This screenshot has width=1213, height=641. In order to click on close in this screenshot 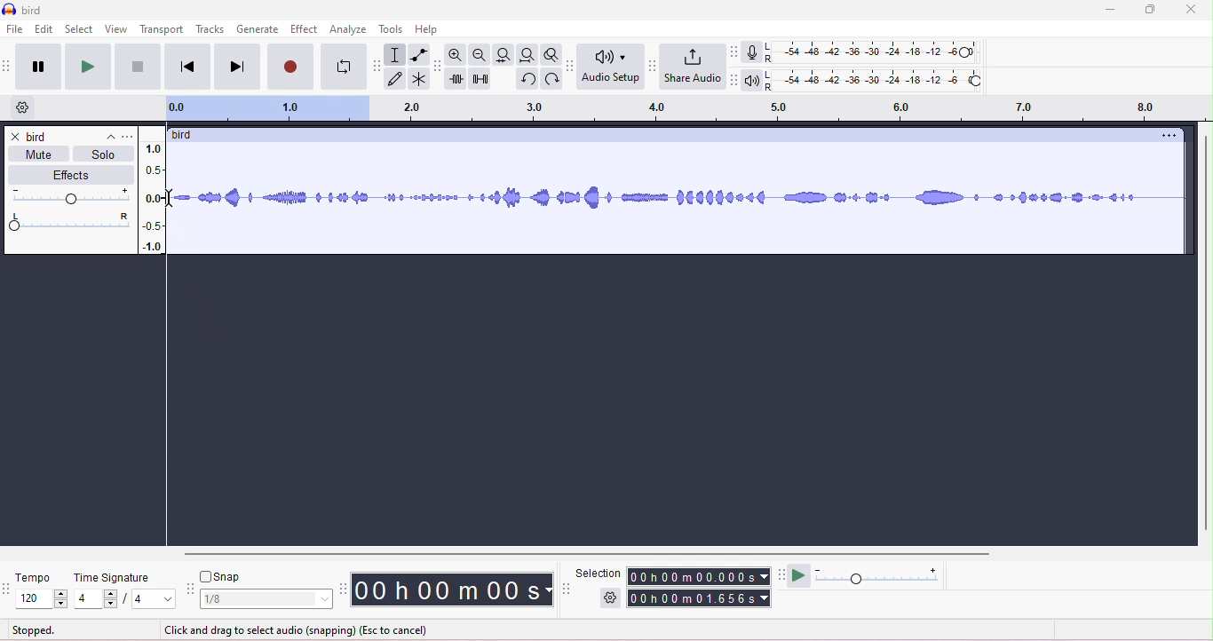, I will do `click(1190, 9)`.